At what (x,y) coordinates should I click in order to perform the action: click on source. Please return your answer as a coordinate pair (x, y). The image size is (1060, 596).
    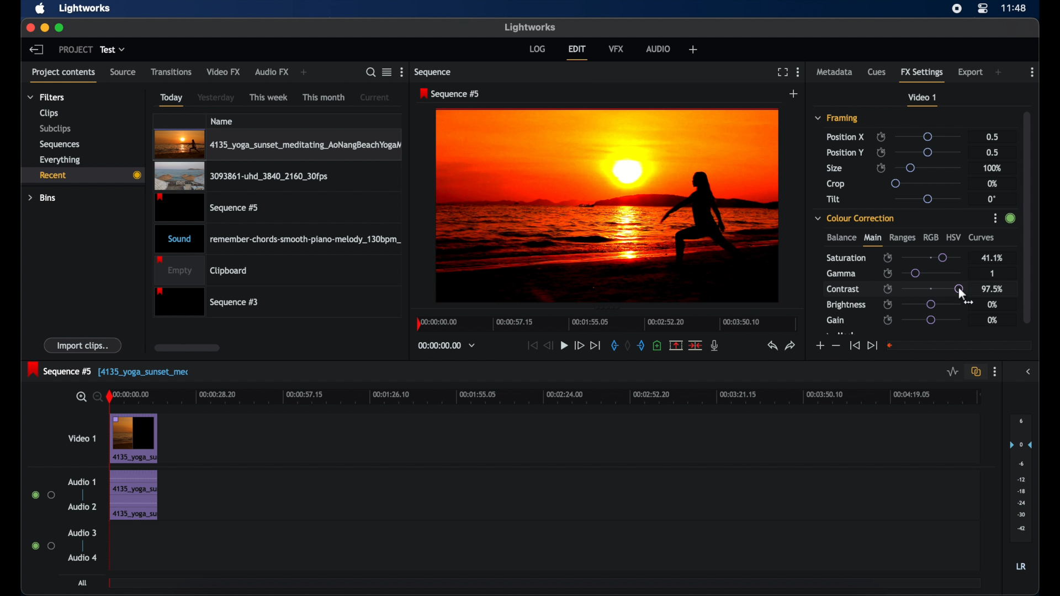
    Looking at the image, I should click on (123, 72).